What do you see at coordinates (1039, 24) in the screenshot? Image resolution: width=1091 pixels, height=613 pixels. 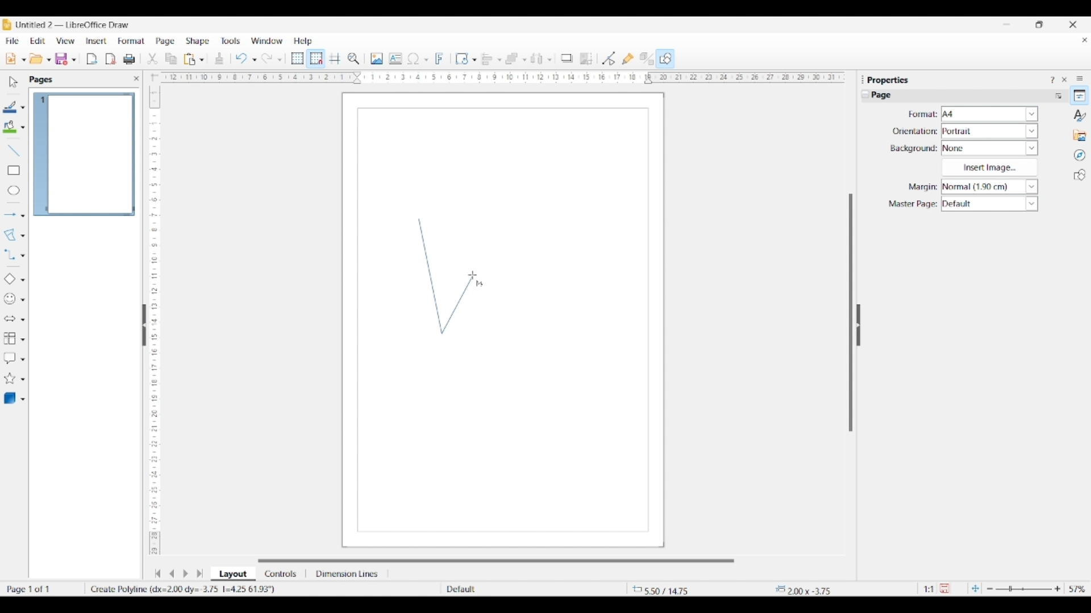 I see `Show interface in smaller tab` at bounding box center [1039, 24].